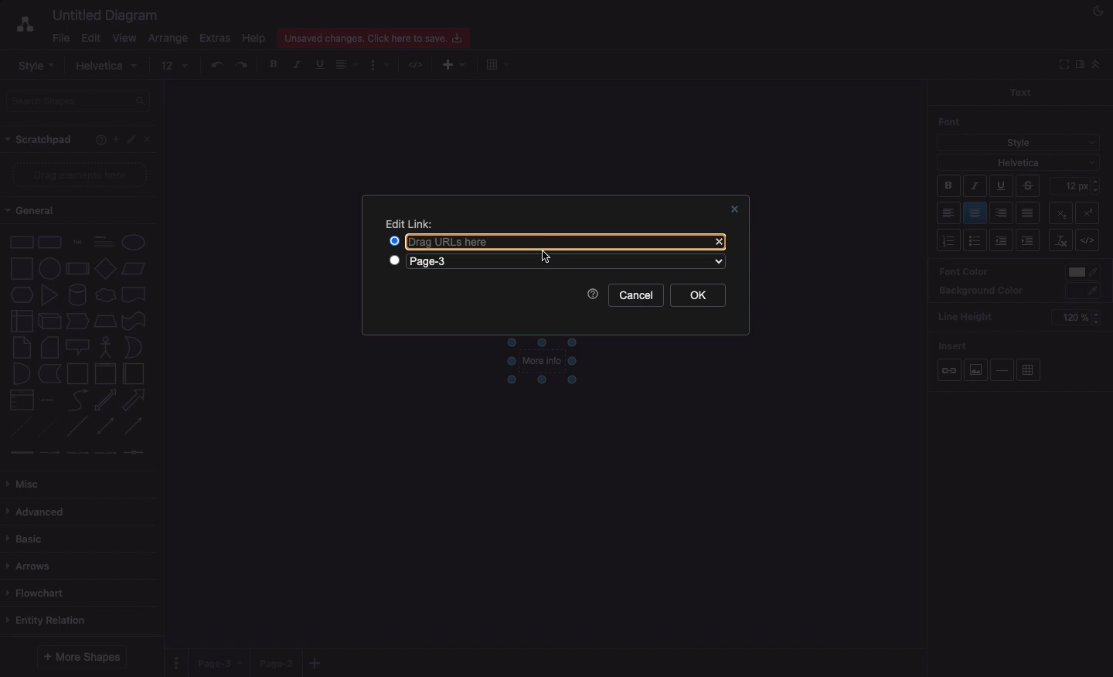 The image size is (1113, 677). What do you see at coordinates (49, 454) in the screenshot?
I see `connector with label` at bounding box center [49, 454].